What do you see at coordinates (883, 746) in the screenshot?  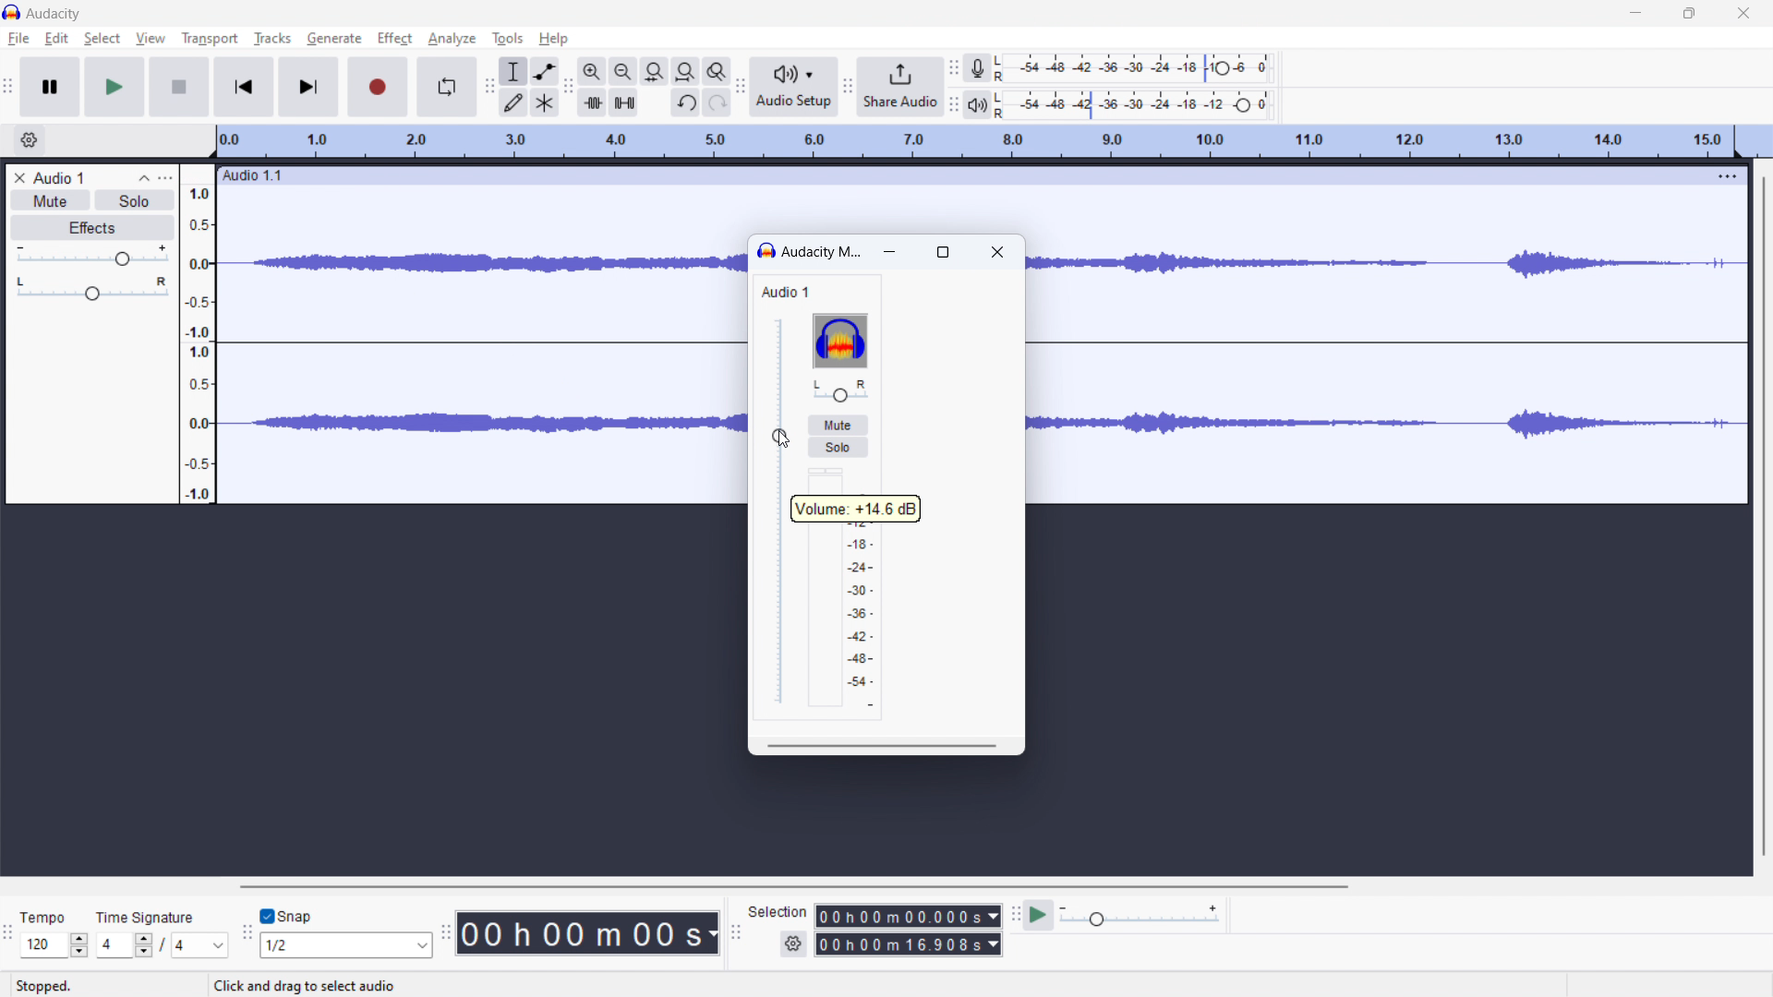 I see `scrollbar` at bounding box center [883, 746].